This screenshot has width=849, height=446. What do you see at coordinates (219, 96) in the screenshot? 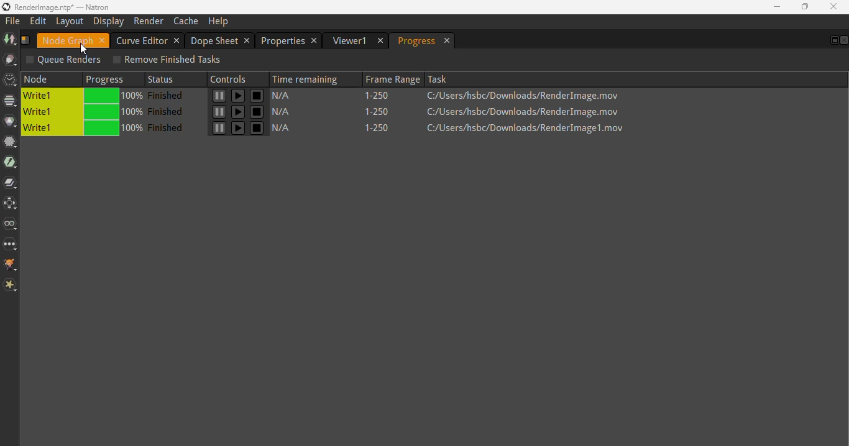
I see `play` at bounding box center [219, 96].